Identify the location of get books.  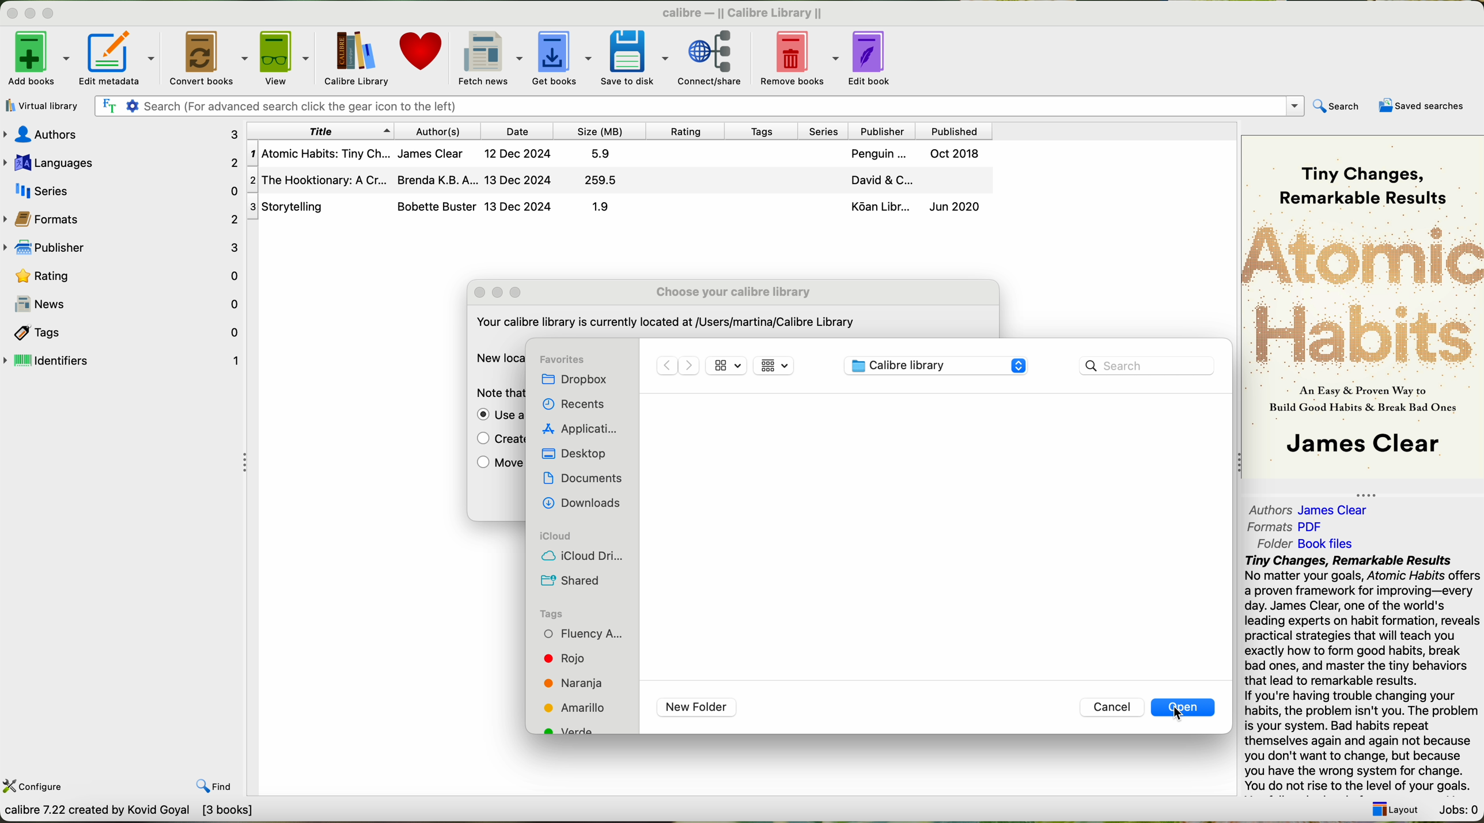
(561, 56).